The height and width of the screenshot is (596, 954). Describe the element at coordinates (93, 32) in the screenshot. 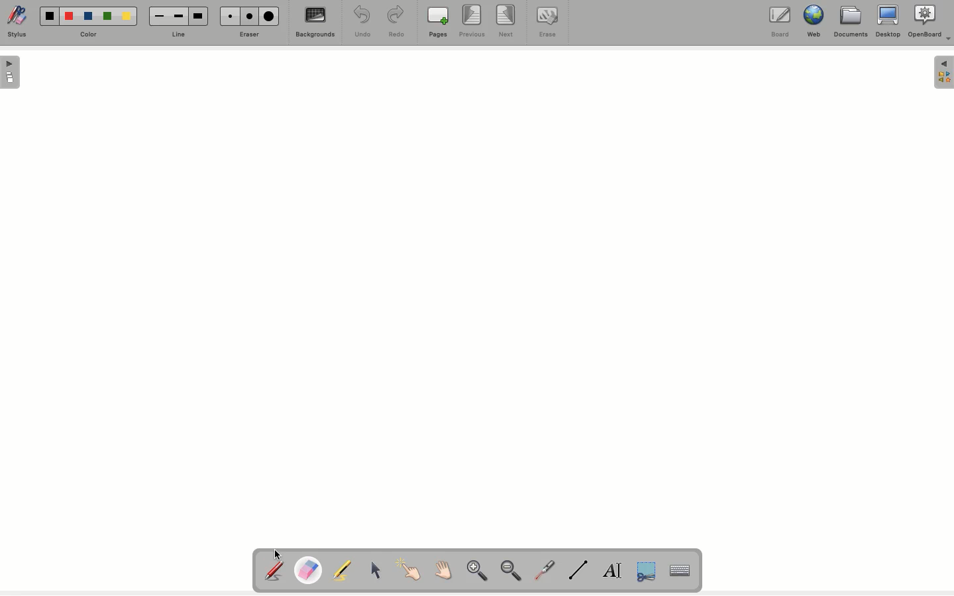

I see `Color` at that location.